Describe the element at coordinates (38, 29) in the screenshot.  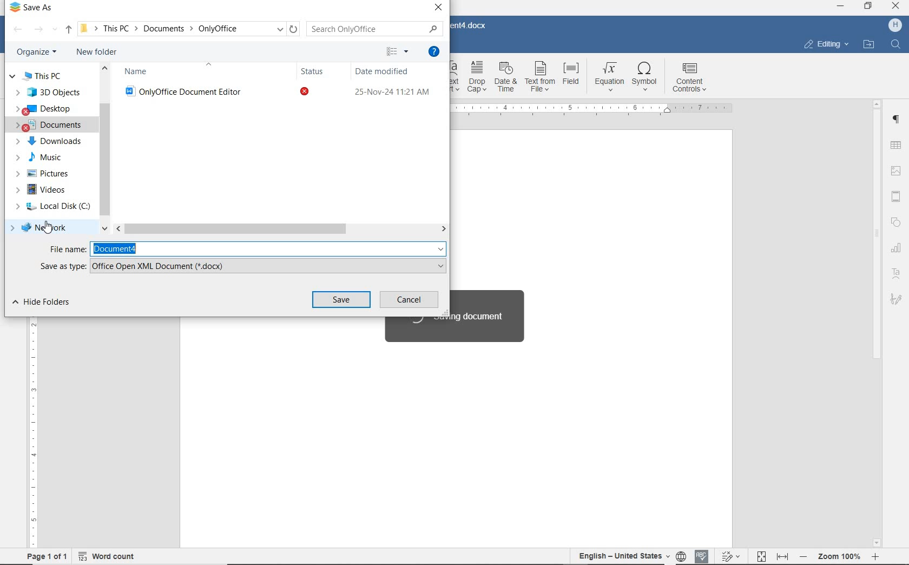
I see `forward` at that location.